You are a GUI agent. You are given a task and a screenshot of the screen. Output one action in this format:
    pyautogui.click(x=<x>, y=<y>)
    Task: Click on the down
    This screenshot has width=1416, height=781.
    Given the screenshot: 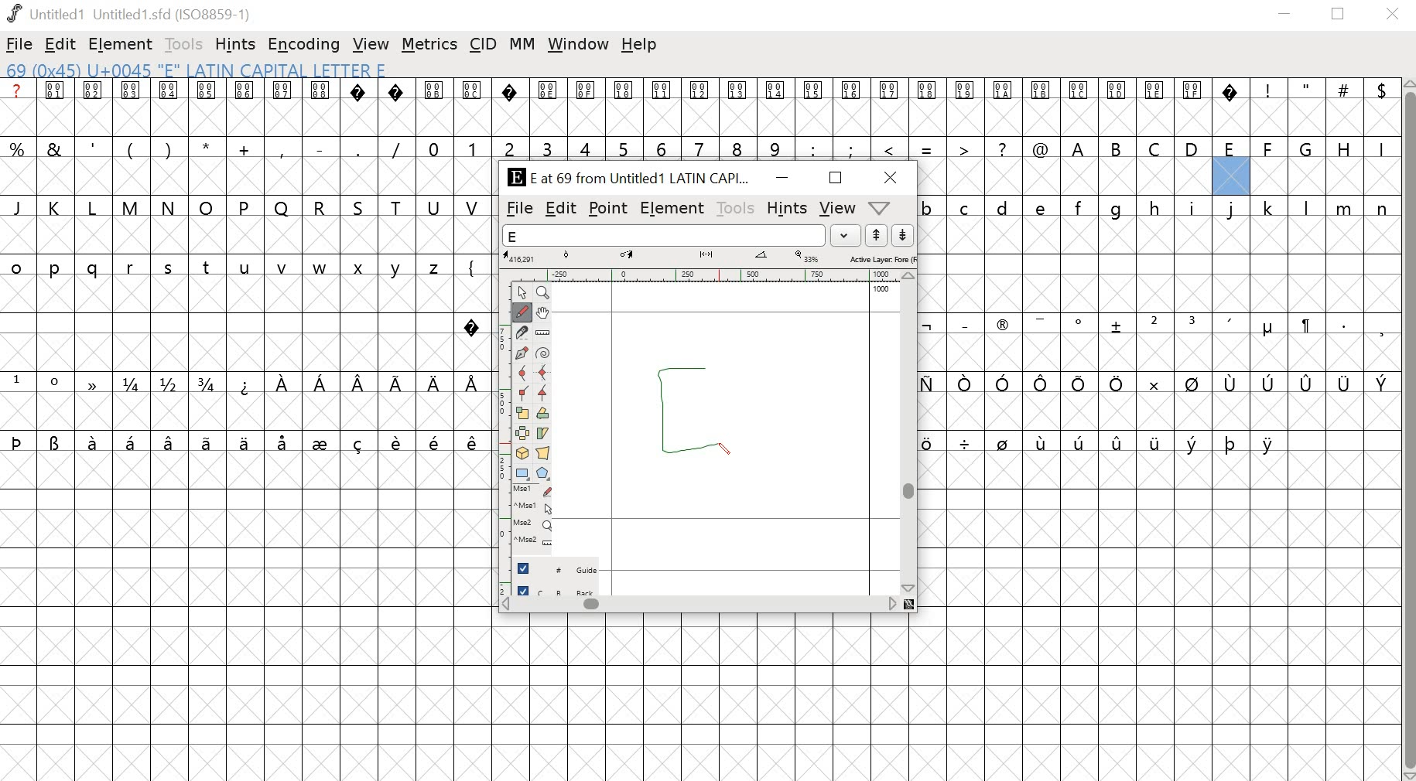 What is the action you would take?
    pyautogui.click(x=901, y=235)
    